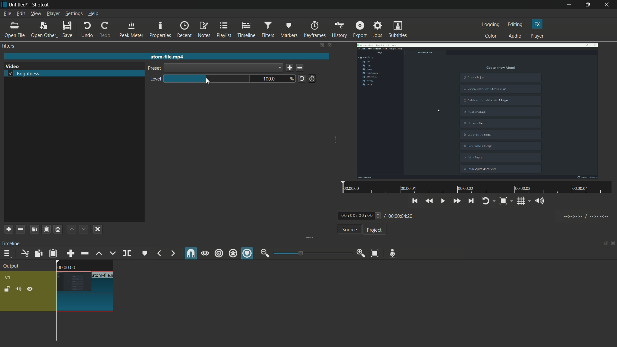 This screenshot has height=347, width=617. What do you see at coordinates (12, 243) in the screenshot?
I see `timeline` at bounding box center [12, 243].